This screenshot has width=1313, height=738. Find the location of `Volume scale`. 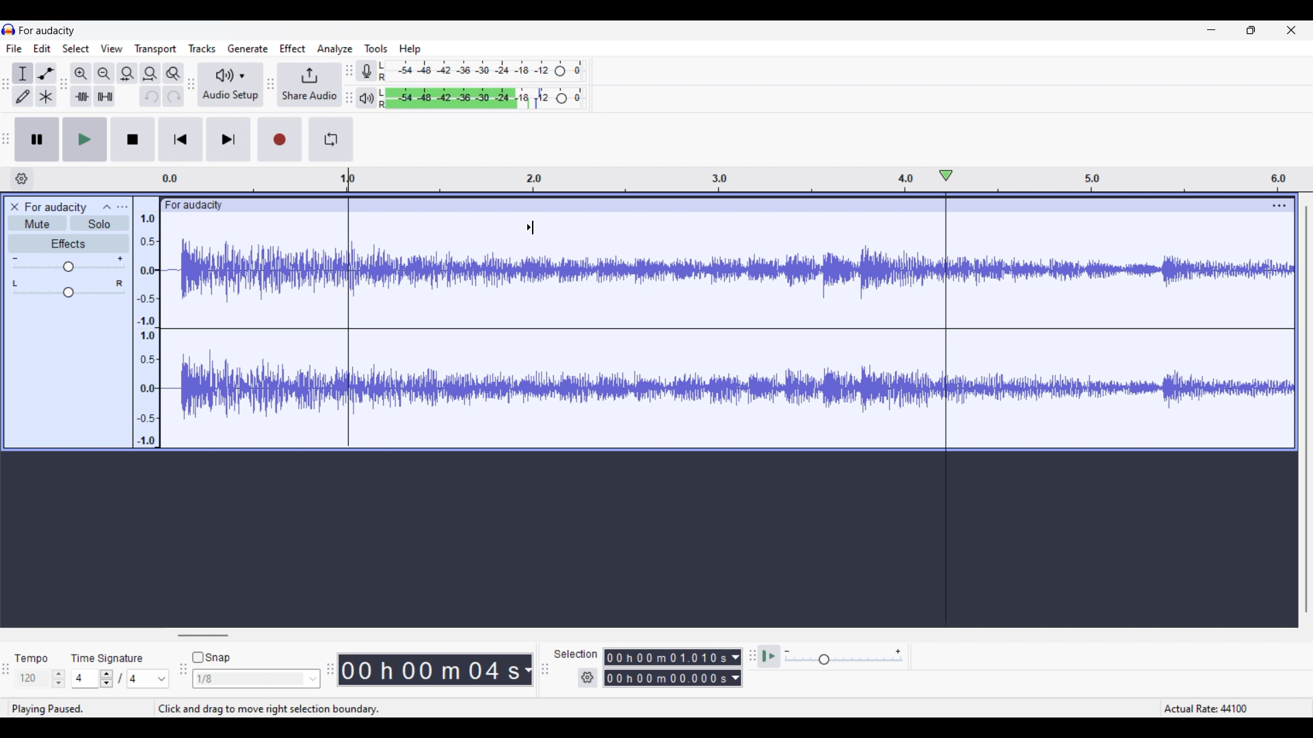

Volume scale is located at coordinates (67, 264).